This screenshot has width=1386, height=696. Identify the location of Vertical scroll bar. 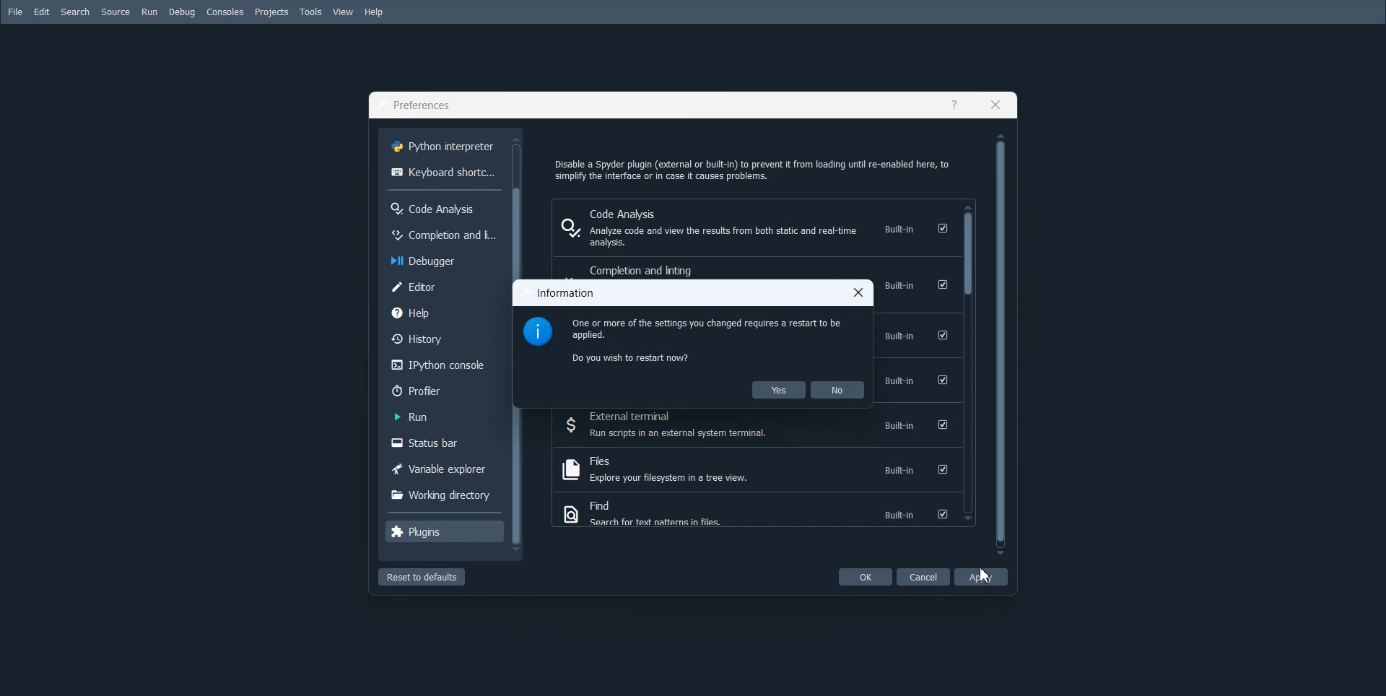
(516, 345).